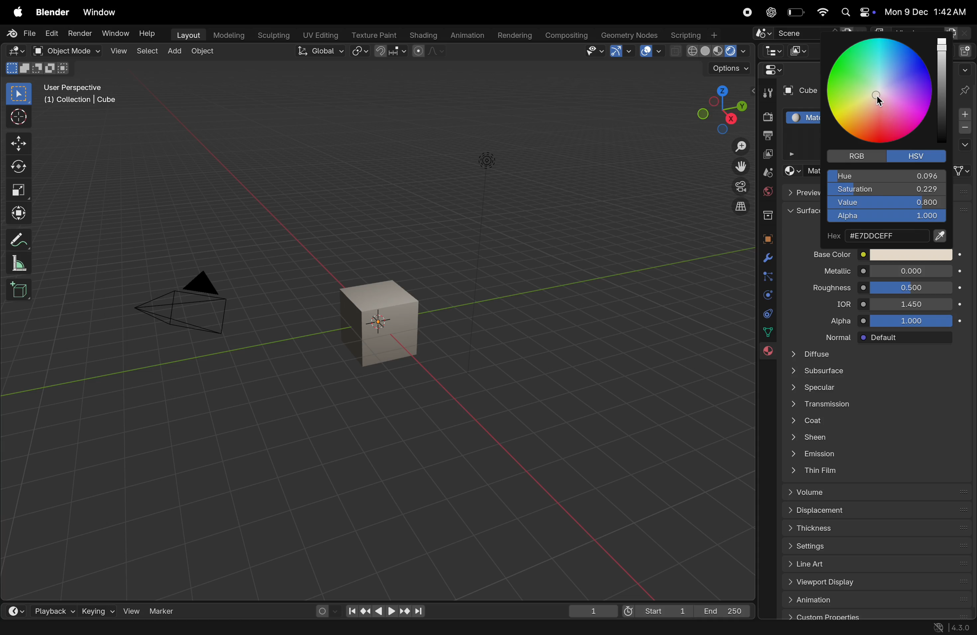 Image resolution: width=977 pixels, height=635 pixels. I want to click on add cube, so click(21, 289).